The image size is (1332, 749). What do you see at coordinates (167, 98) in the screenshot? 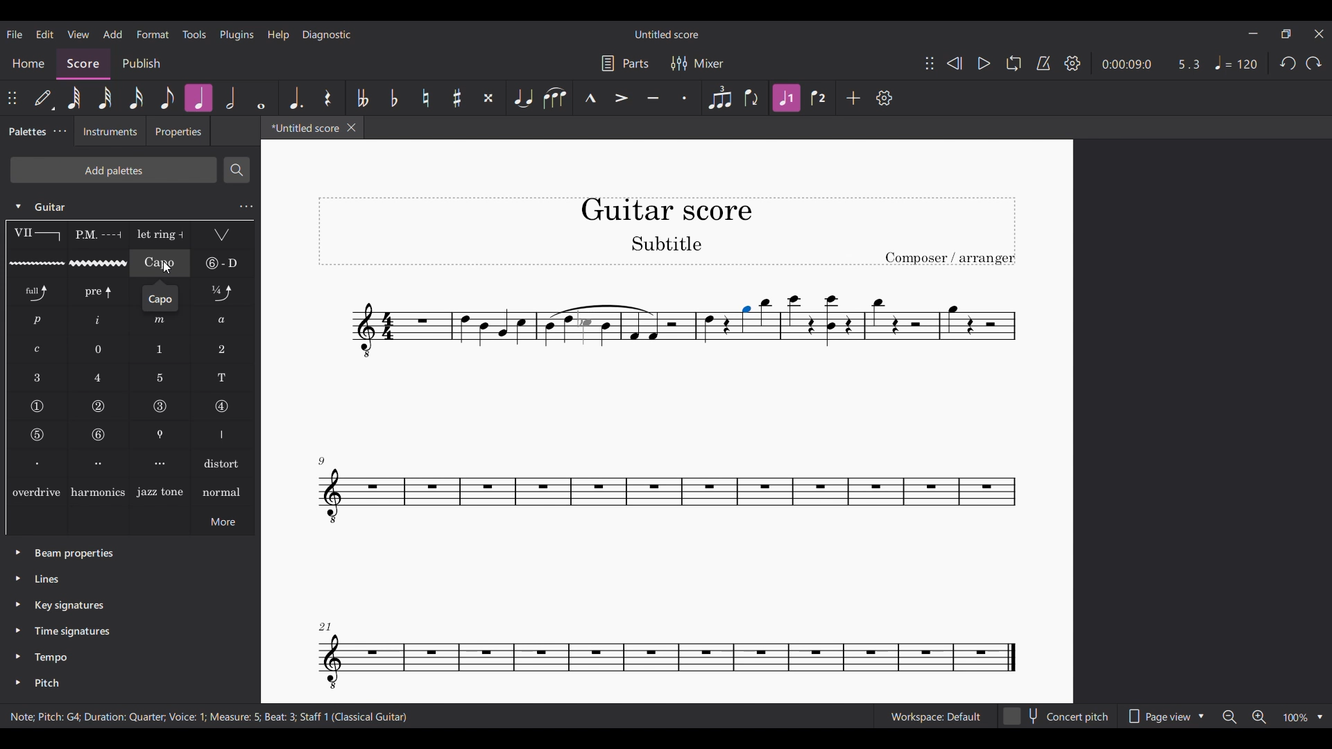
I see `8th note` at bounding box center [167, 98].